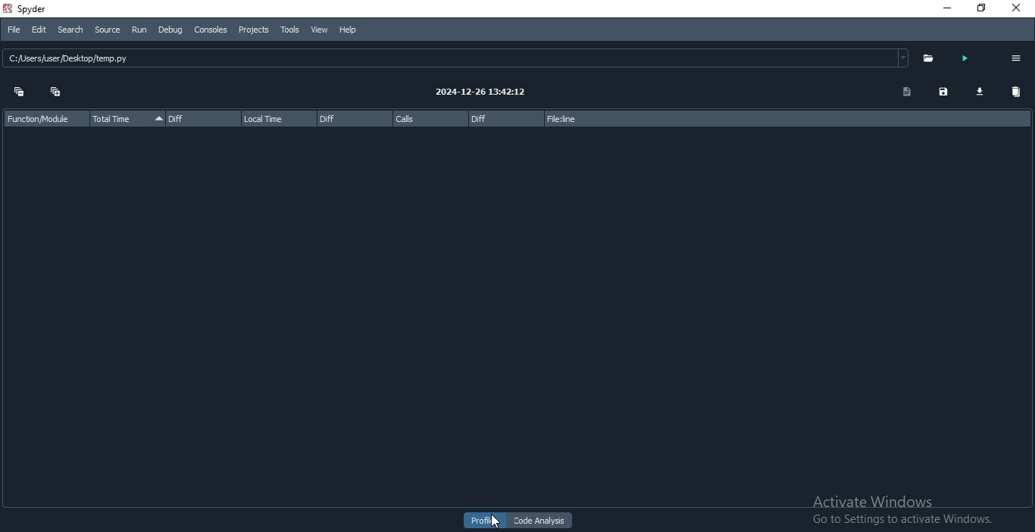  Describe the element at coordinates (496, 522) in the screenshot. I see `cursor on profile` at that location.